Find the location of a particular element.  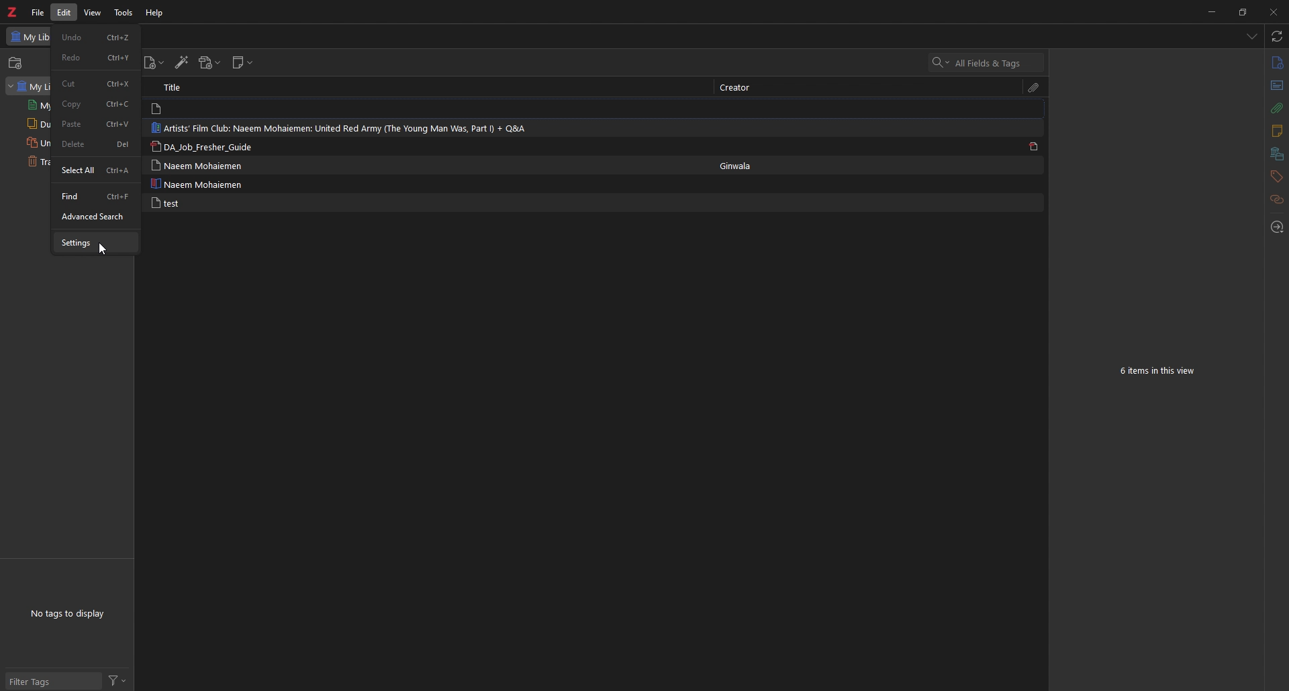

info is located at coordinates (1276, 63).